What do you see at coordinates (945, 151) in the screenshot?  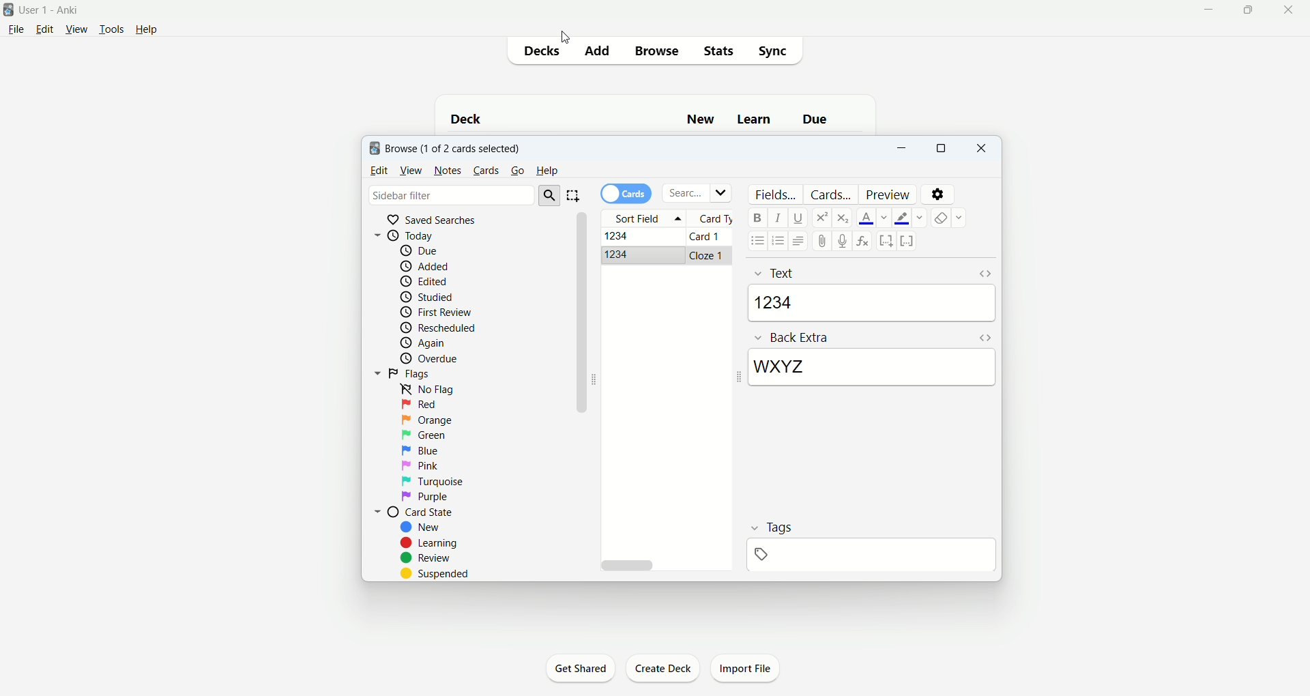 I see `maximize` at bounding box center [945, 151].